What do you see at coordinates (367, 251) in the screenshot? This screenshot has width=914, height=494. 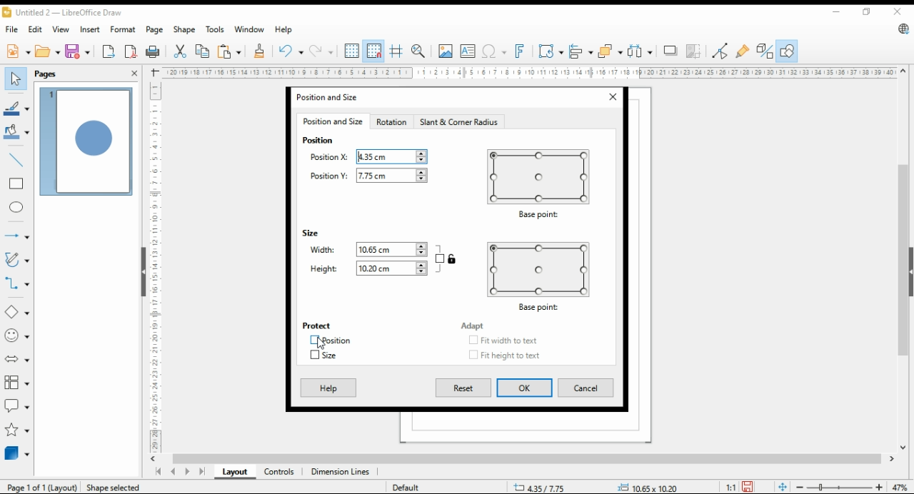 I see `width: 10.65cm` at bounding box center [367, 251].